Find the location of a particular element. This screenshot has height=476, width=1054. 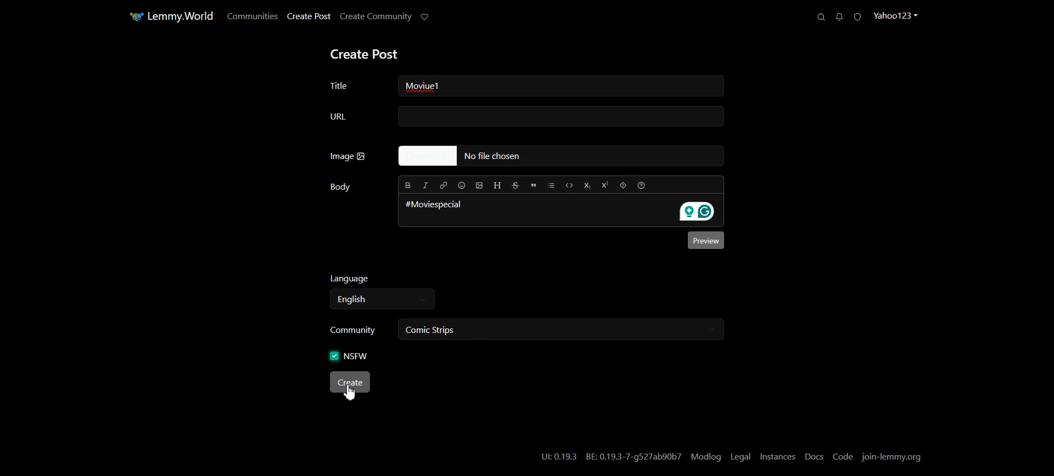

Cursor is located at coordinates (351, 394).